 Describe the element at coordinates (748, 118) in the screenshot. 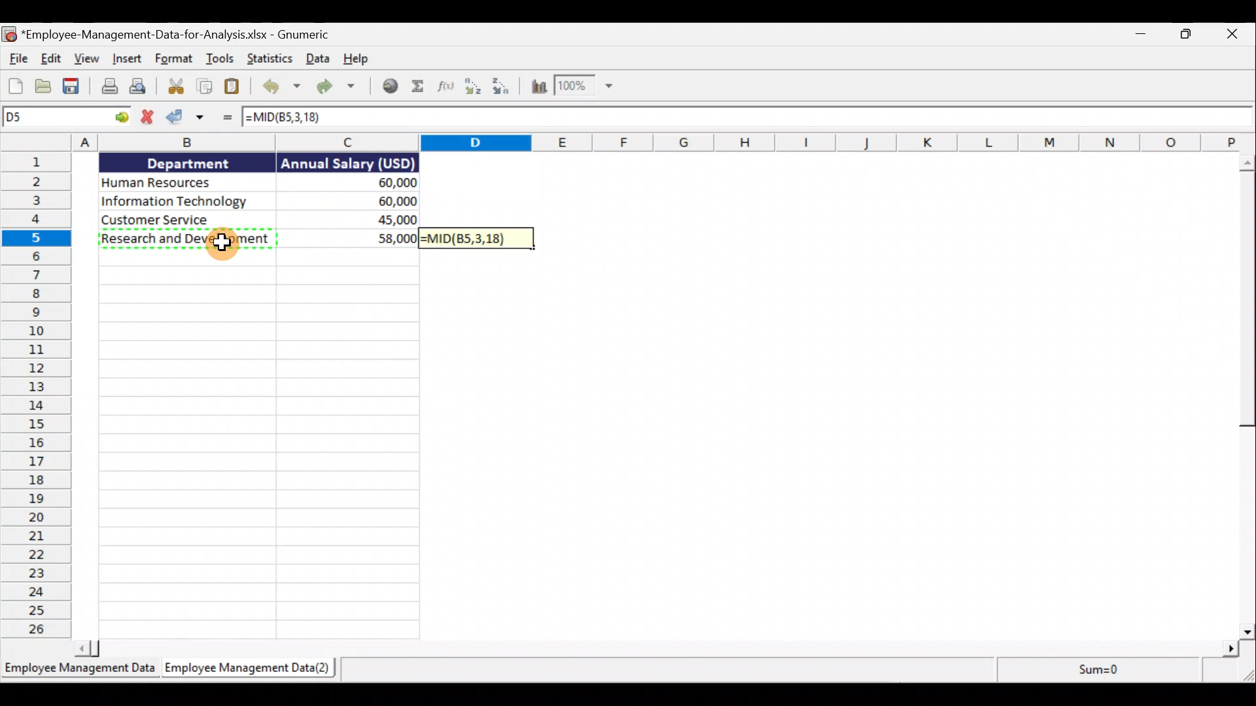

I see `=MID(B5,3,18)` at that location.